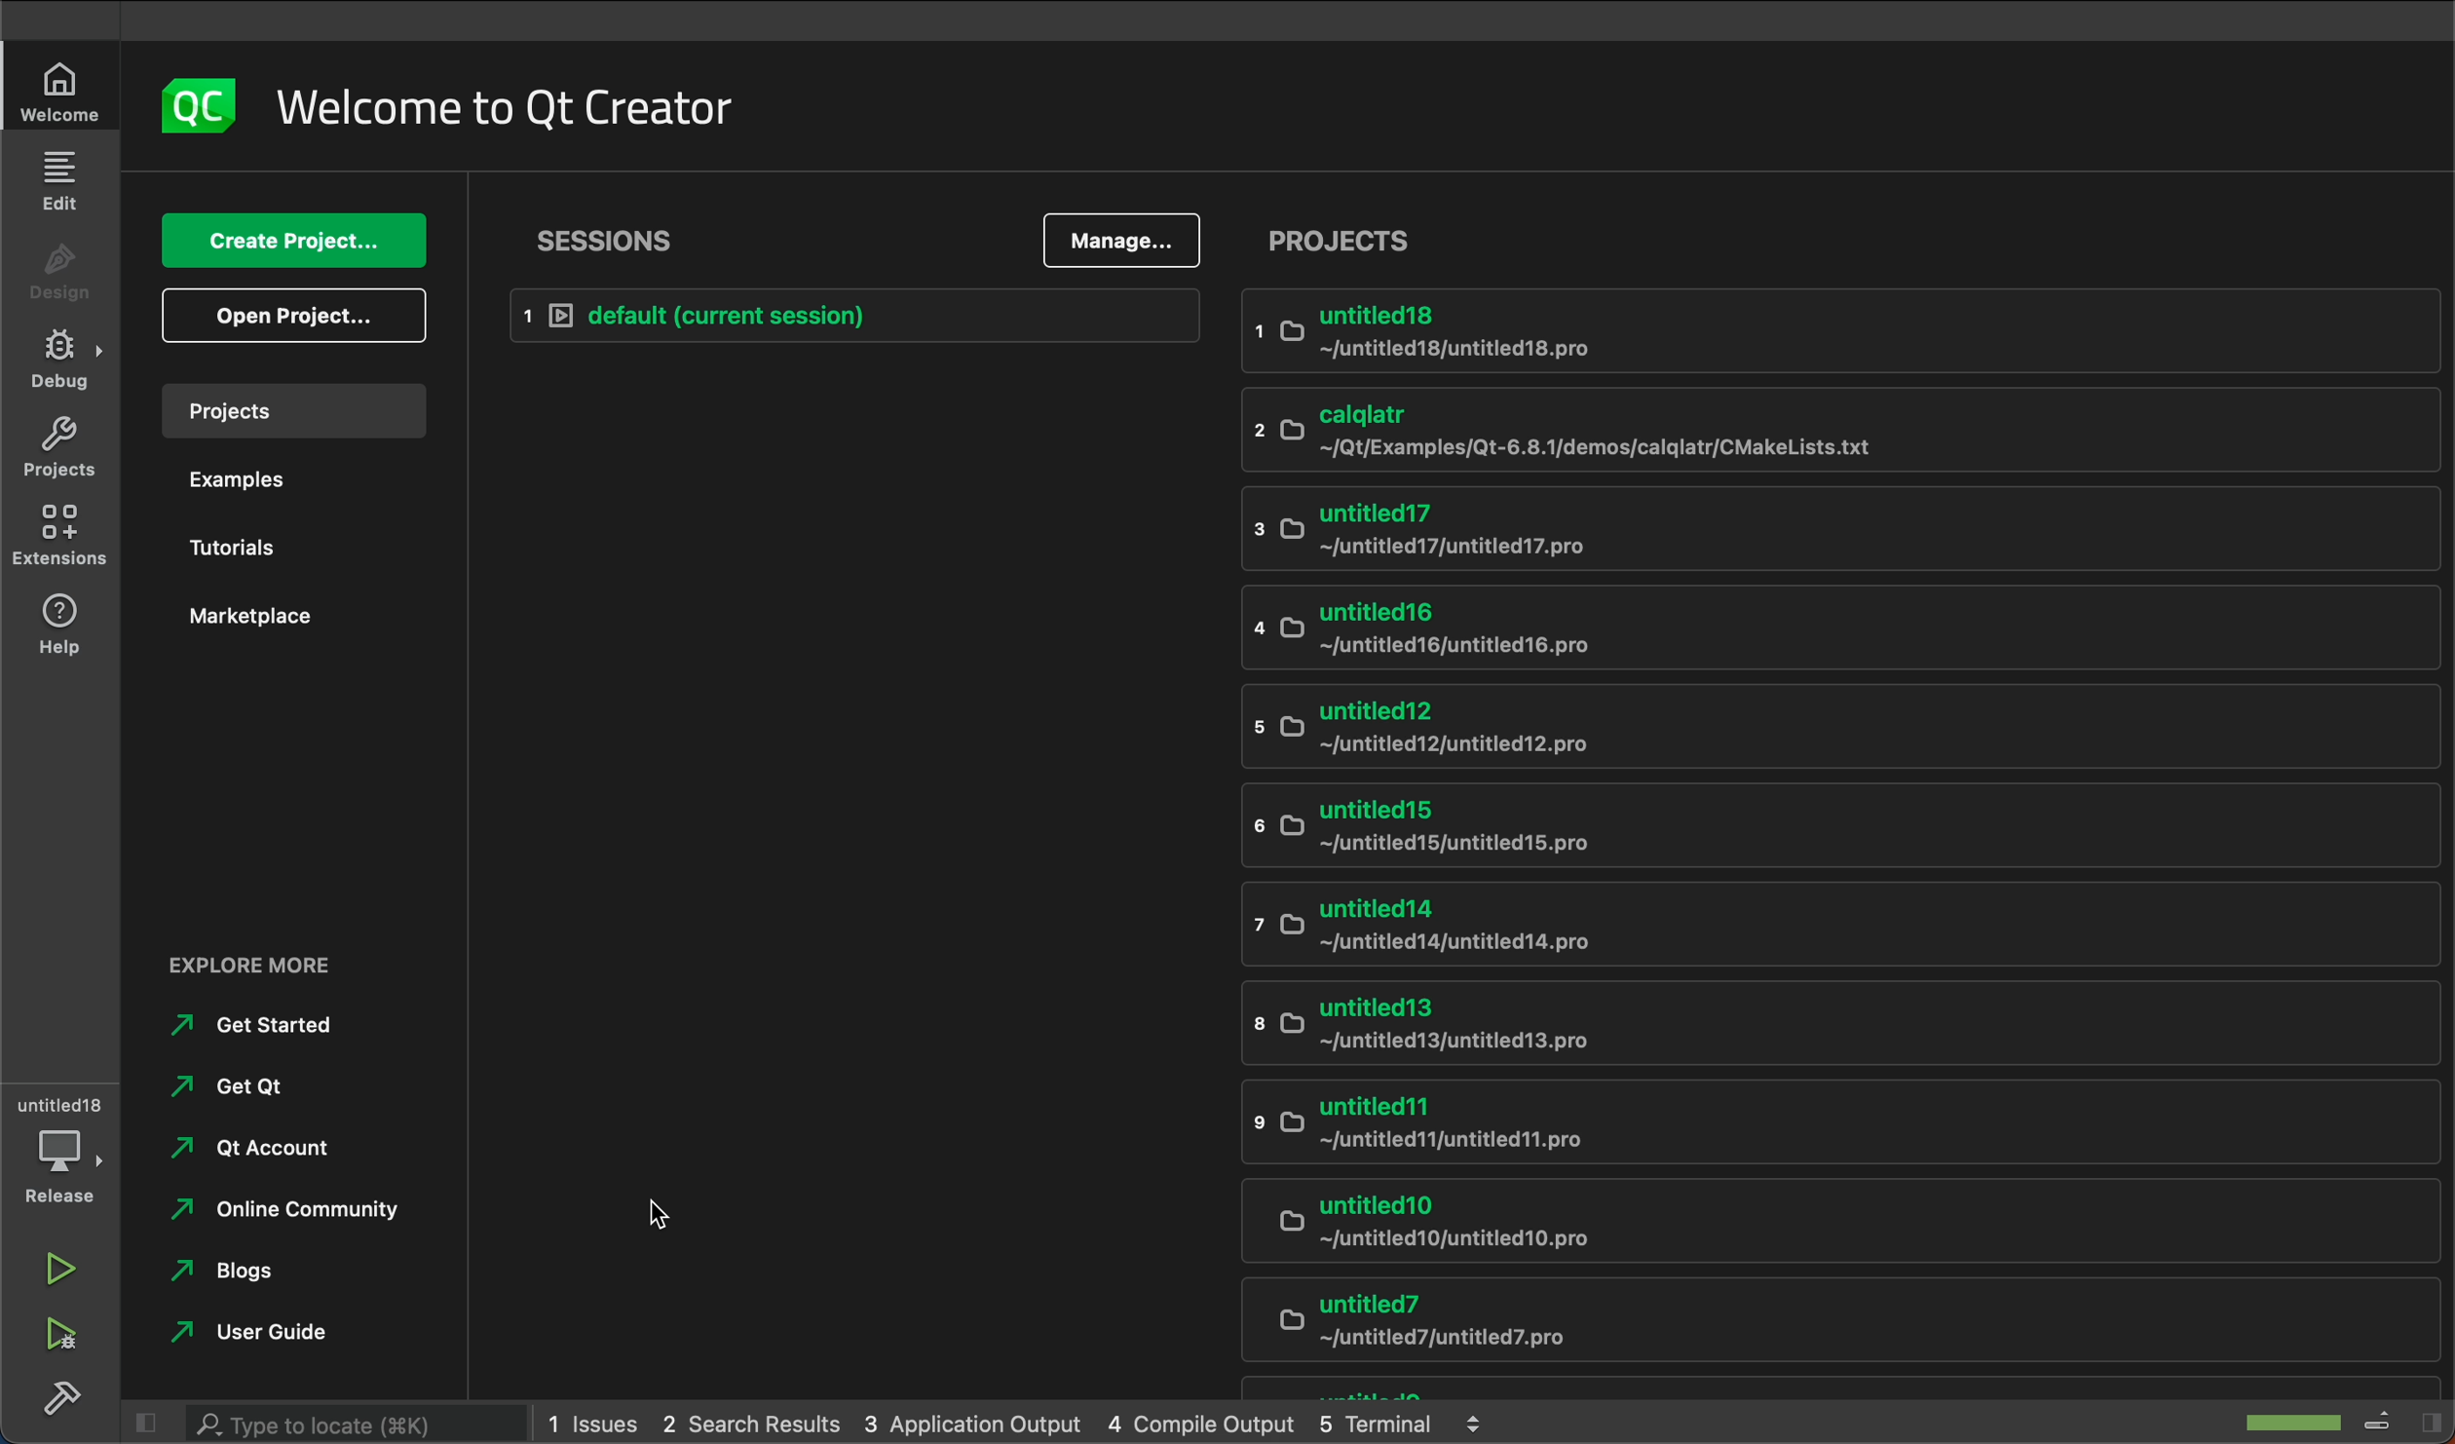 The width and height of the screenshot is (2455, 1444). I want to click on untitled10, so click(1802, 1225).